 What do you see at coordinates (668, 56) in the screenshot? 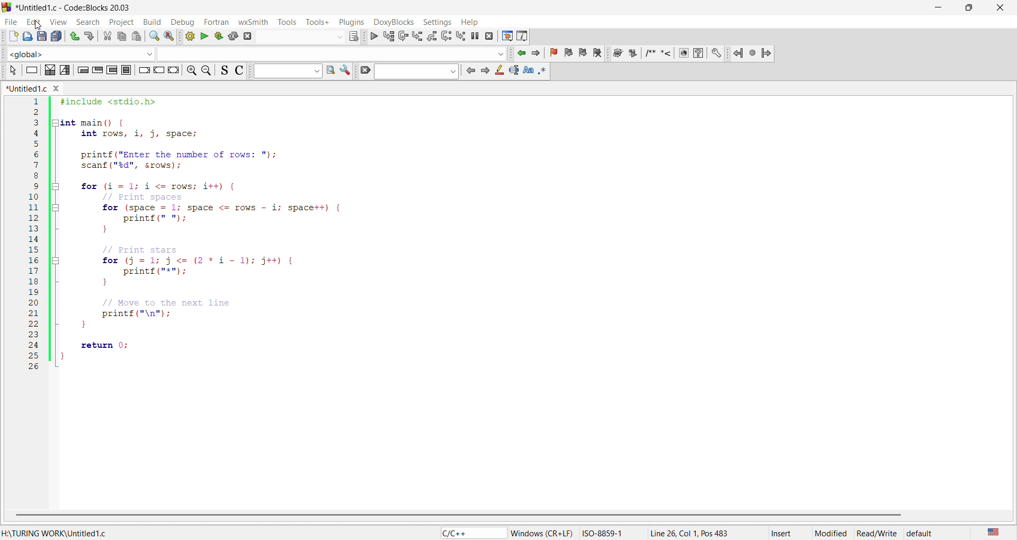
I see `docxy blocks` at bounding box center [668, 56].